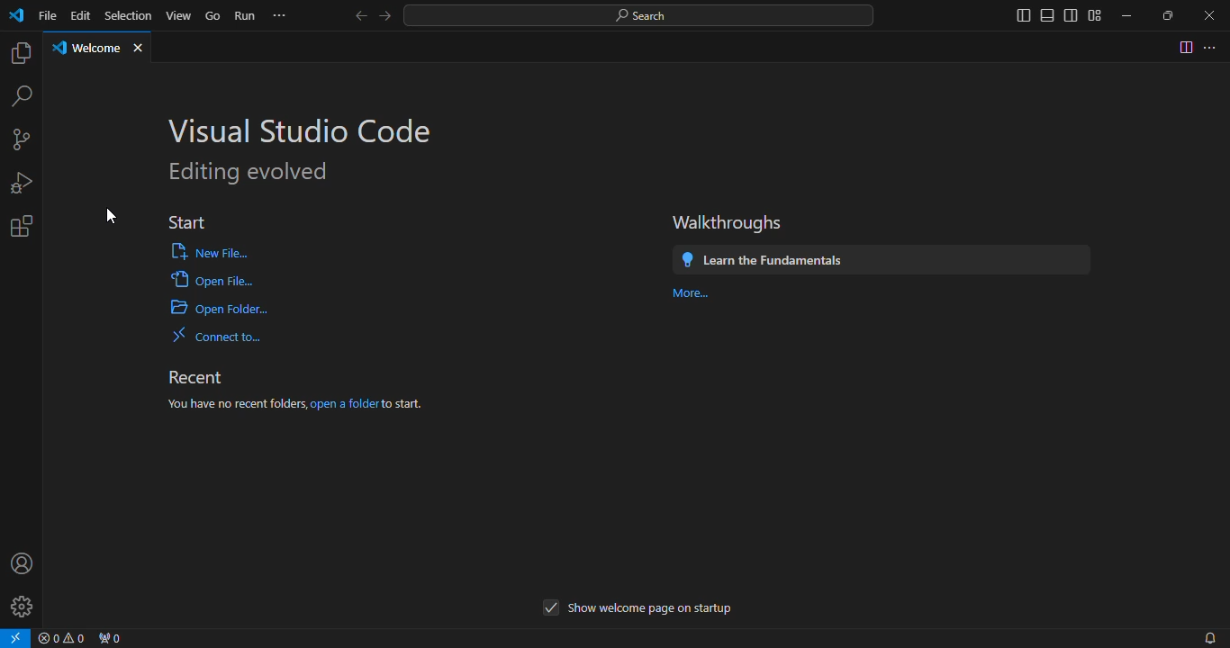 The height and width of the screenshot is (648, 1230). Describe the element at coordinates (203, 376) in the screenshot. I see `recent` at that location.